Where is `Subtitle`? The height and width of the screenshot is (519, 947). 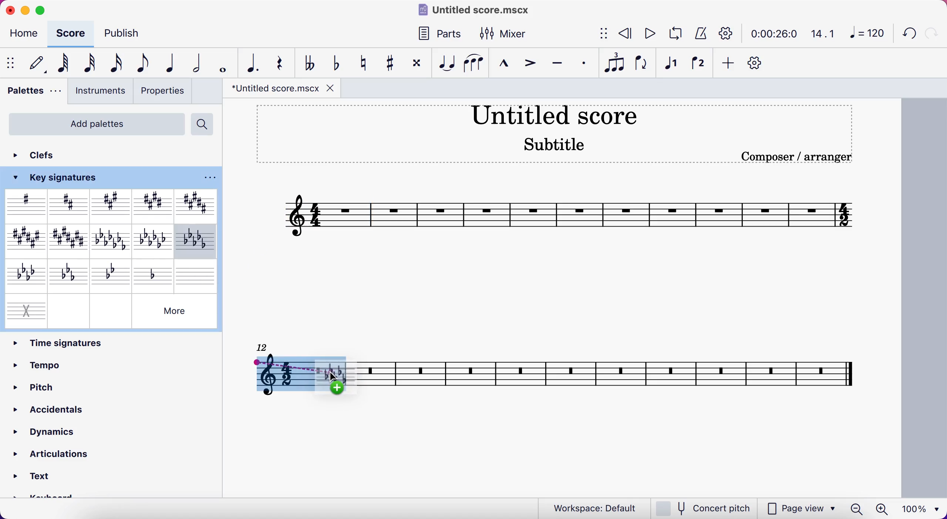 Subtitle is located at coordinates (546, 145).